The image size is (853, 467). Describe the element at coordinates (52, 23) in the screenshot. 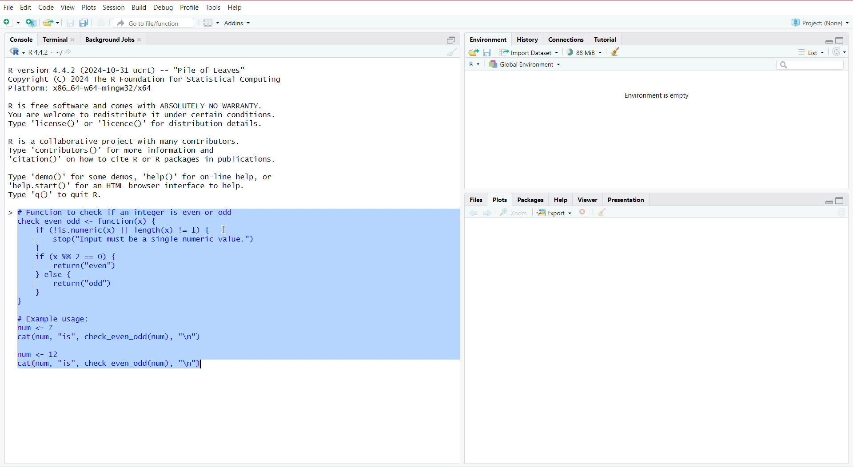

I see `open an existing file` at that location.